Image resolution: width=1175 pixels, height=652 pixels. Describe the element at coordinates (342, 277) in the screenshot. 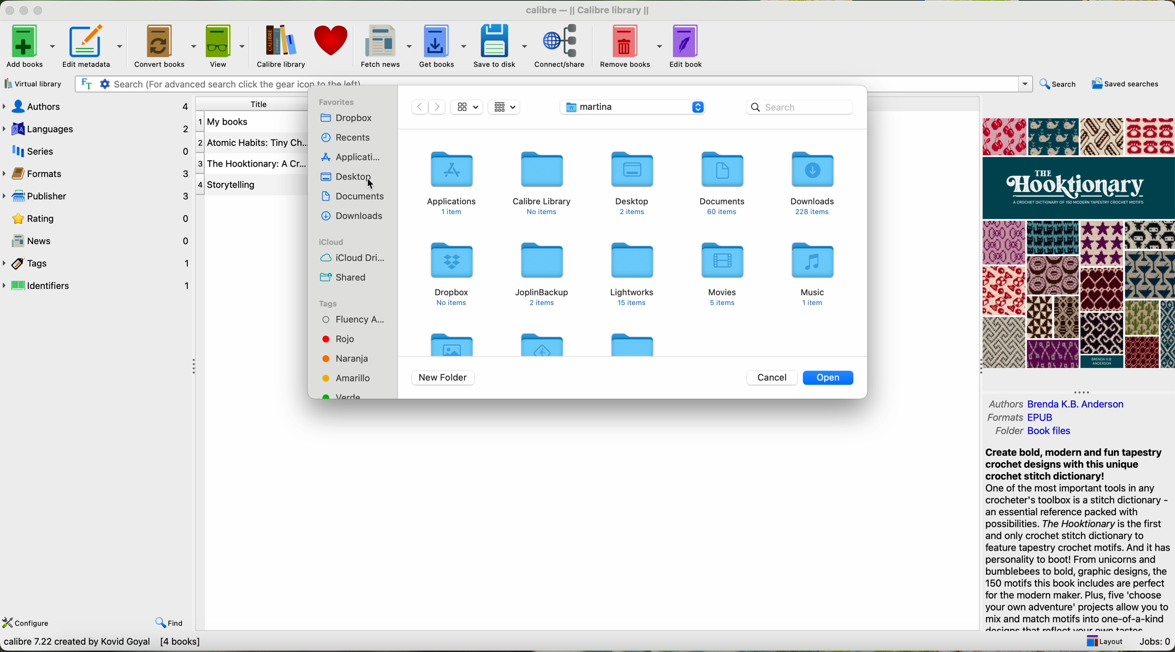

I see `shared` at that location.